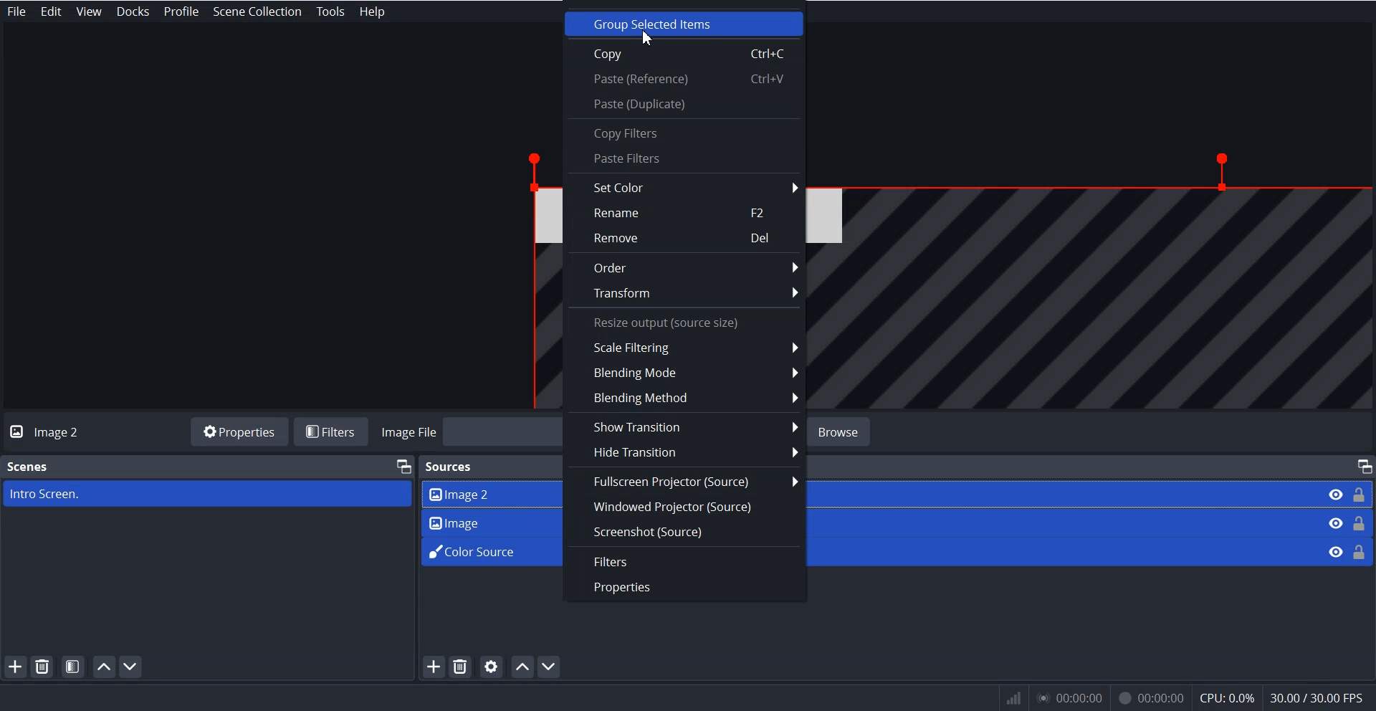 This screenshot has height=711, width=1376. I want to click on Move Scene down, so click(133, 667).